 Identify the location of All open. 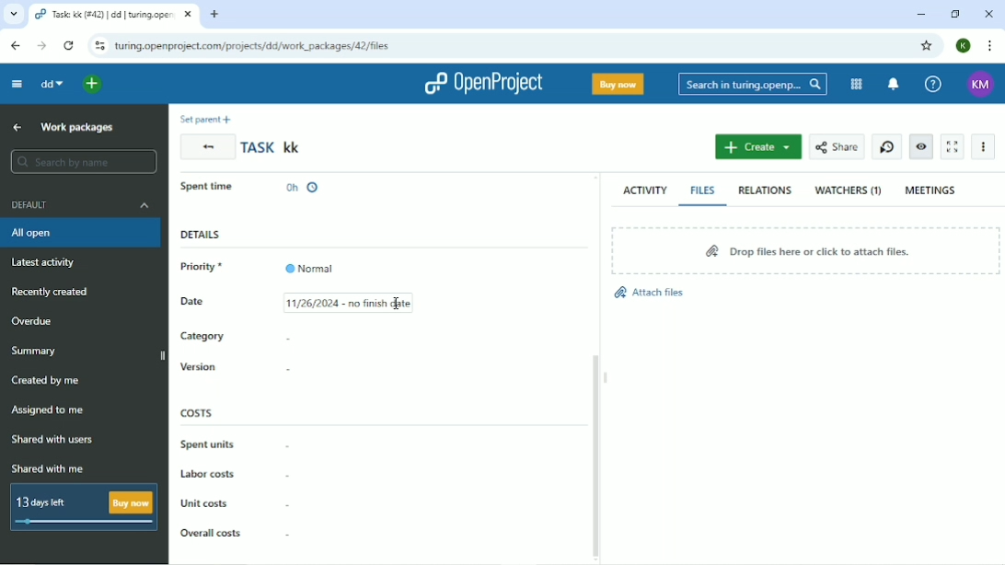
(80, 235).